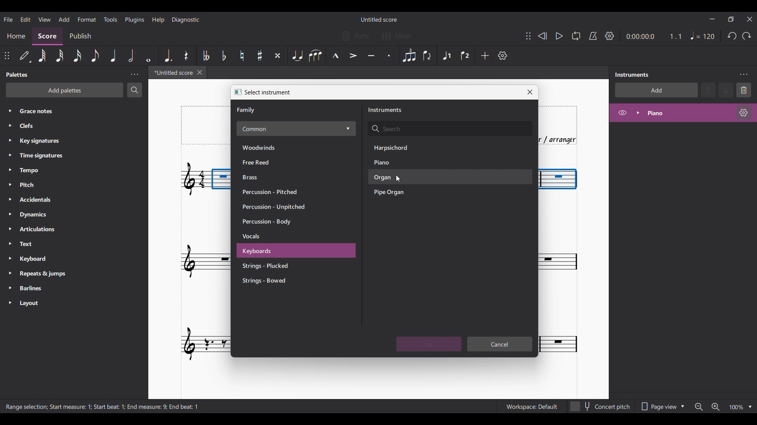 The width and height of the screenshot is (757, 425). I want to click on Add palette, so click(65, 90).